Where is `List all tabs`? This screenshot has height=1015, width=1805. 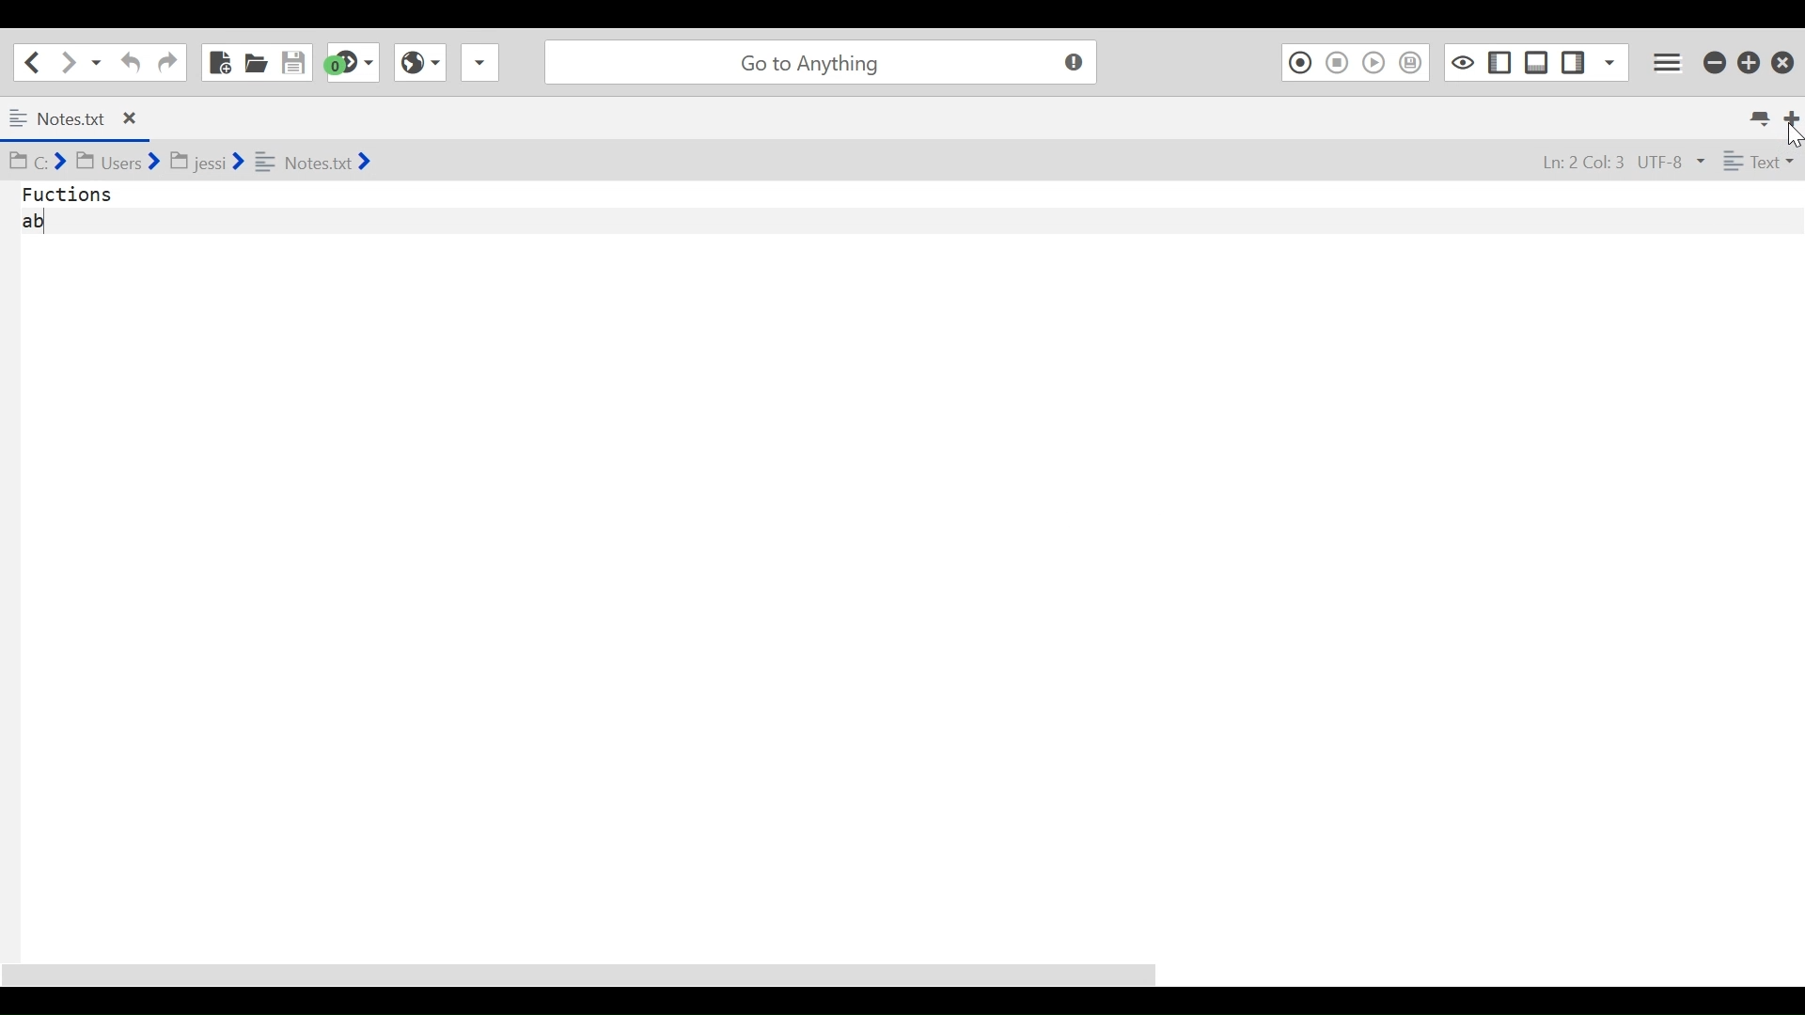 List all tabs is located at coordinates (1758, 115).